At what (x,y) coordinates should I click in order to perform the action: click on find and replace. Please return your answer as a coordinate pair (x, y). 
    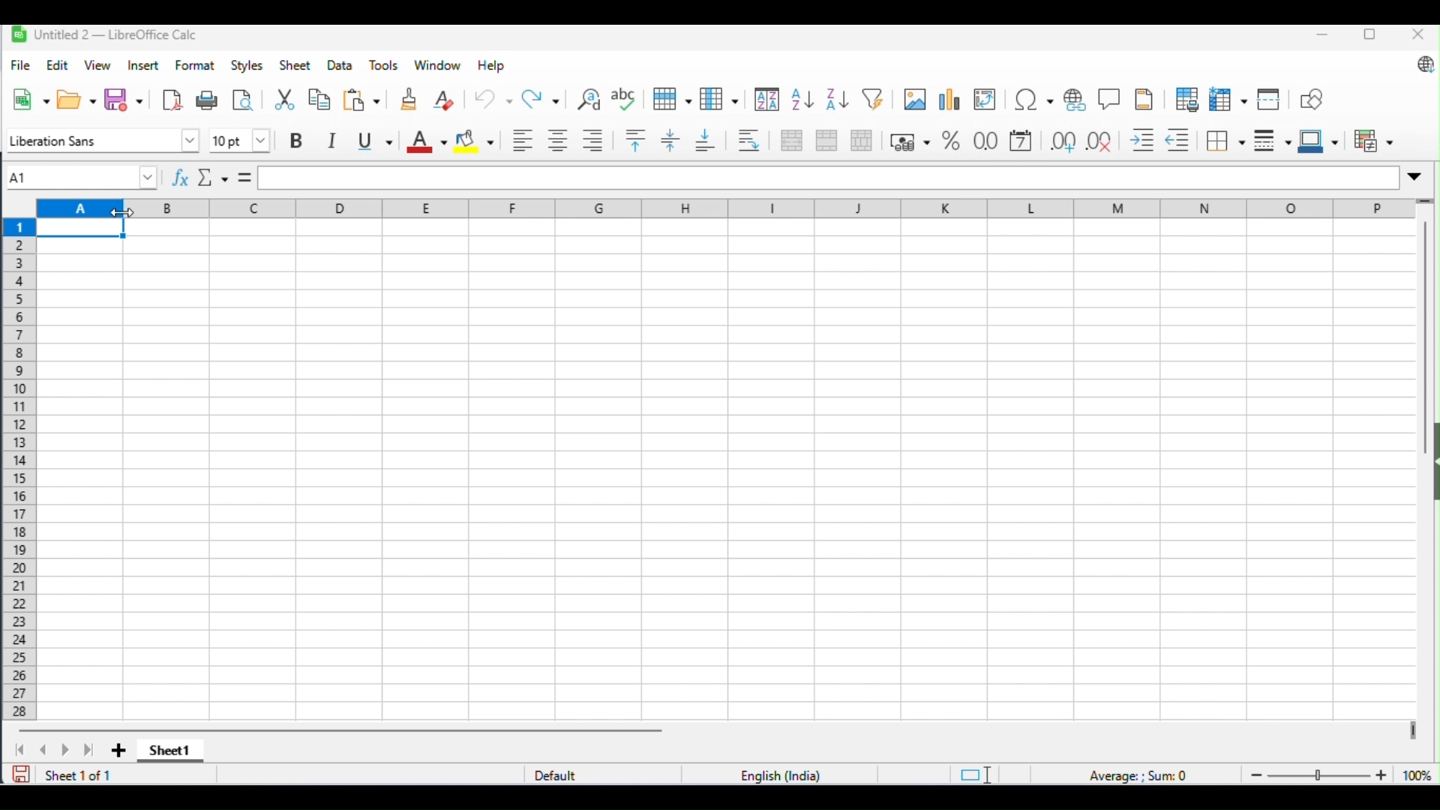
    Looking at the image, I should click on (590, 98).